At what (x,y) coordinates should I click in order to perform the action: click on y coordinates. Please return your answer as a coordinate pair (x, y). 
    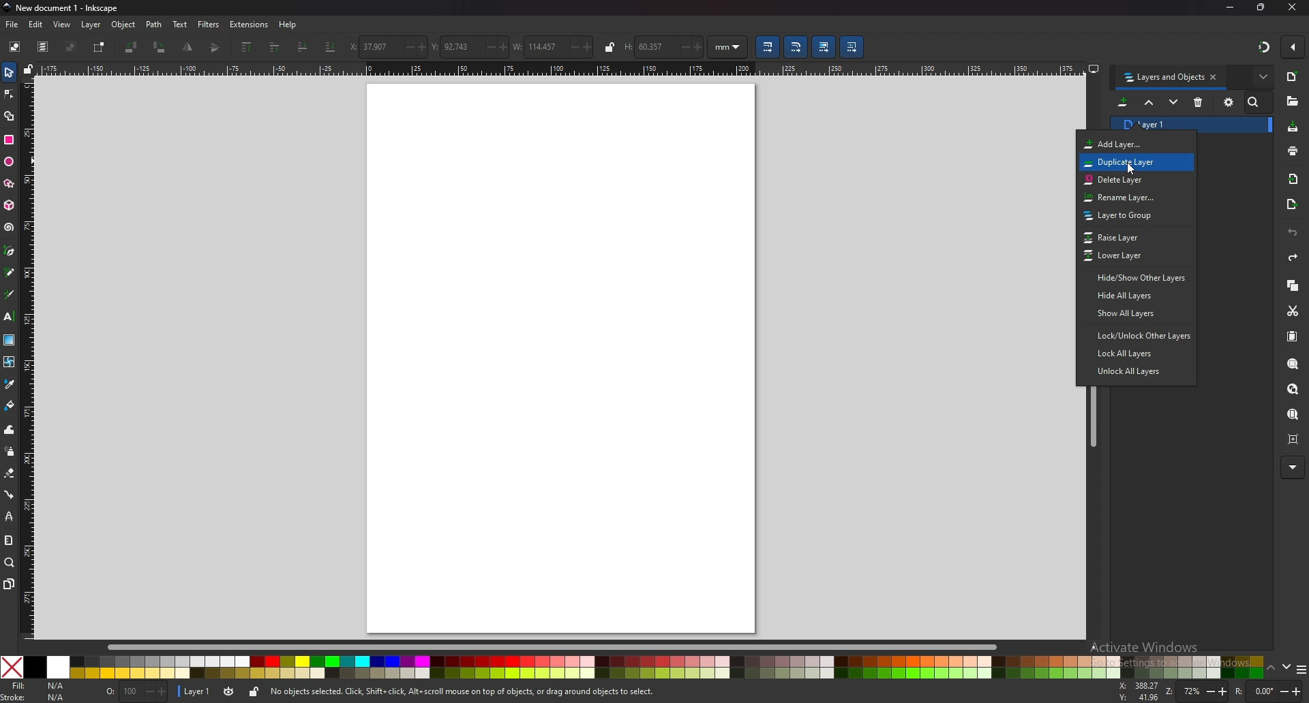
    Looking at the image, I should click on (454, 46).